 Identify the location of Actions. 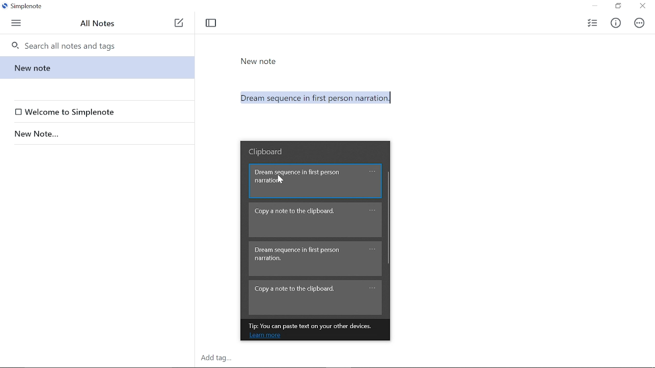
(640, 23).